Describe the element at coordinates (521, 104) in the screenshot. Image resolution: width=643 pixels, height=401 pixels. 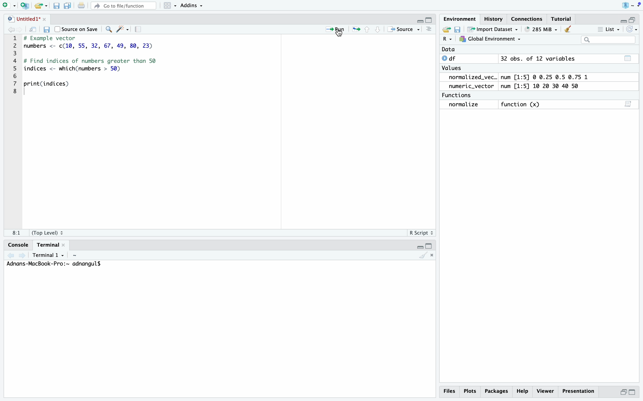
I see `Function (x)` at that location.